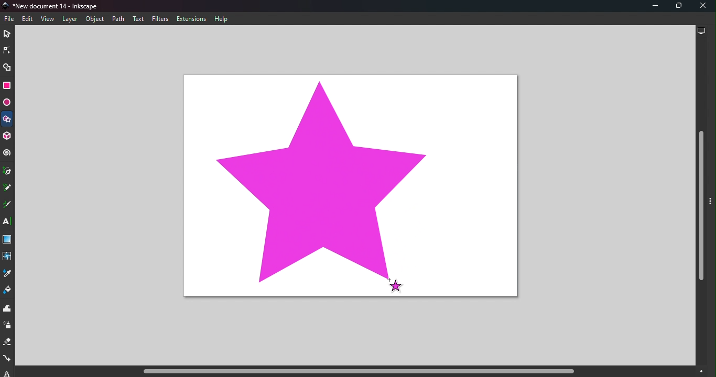 This screenshot has width=716, height=377. I want to click on Layers, so click(69, 19).